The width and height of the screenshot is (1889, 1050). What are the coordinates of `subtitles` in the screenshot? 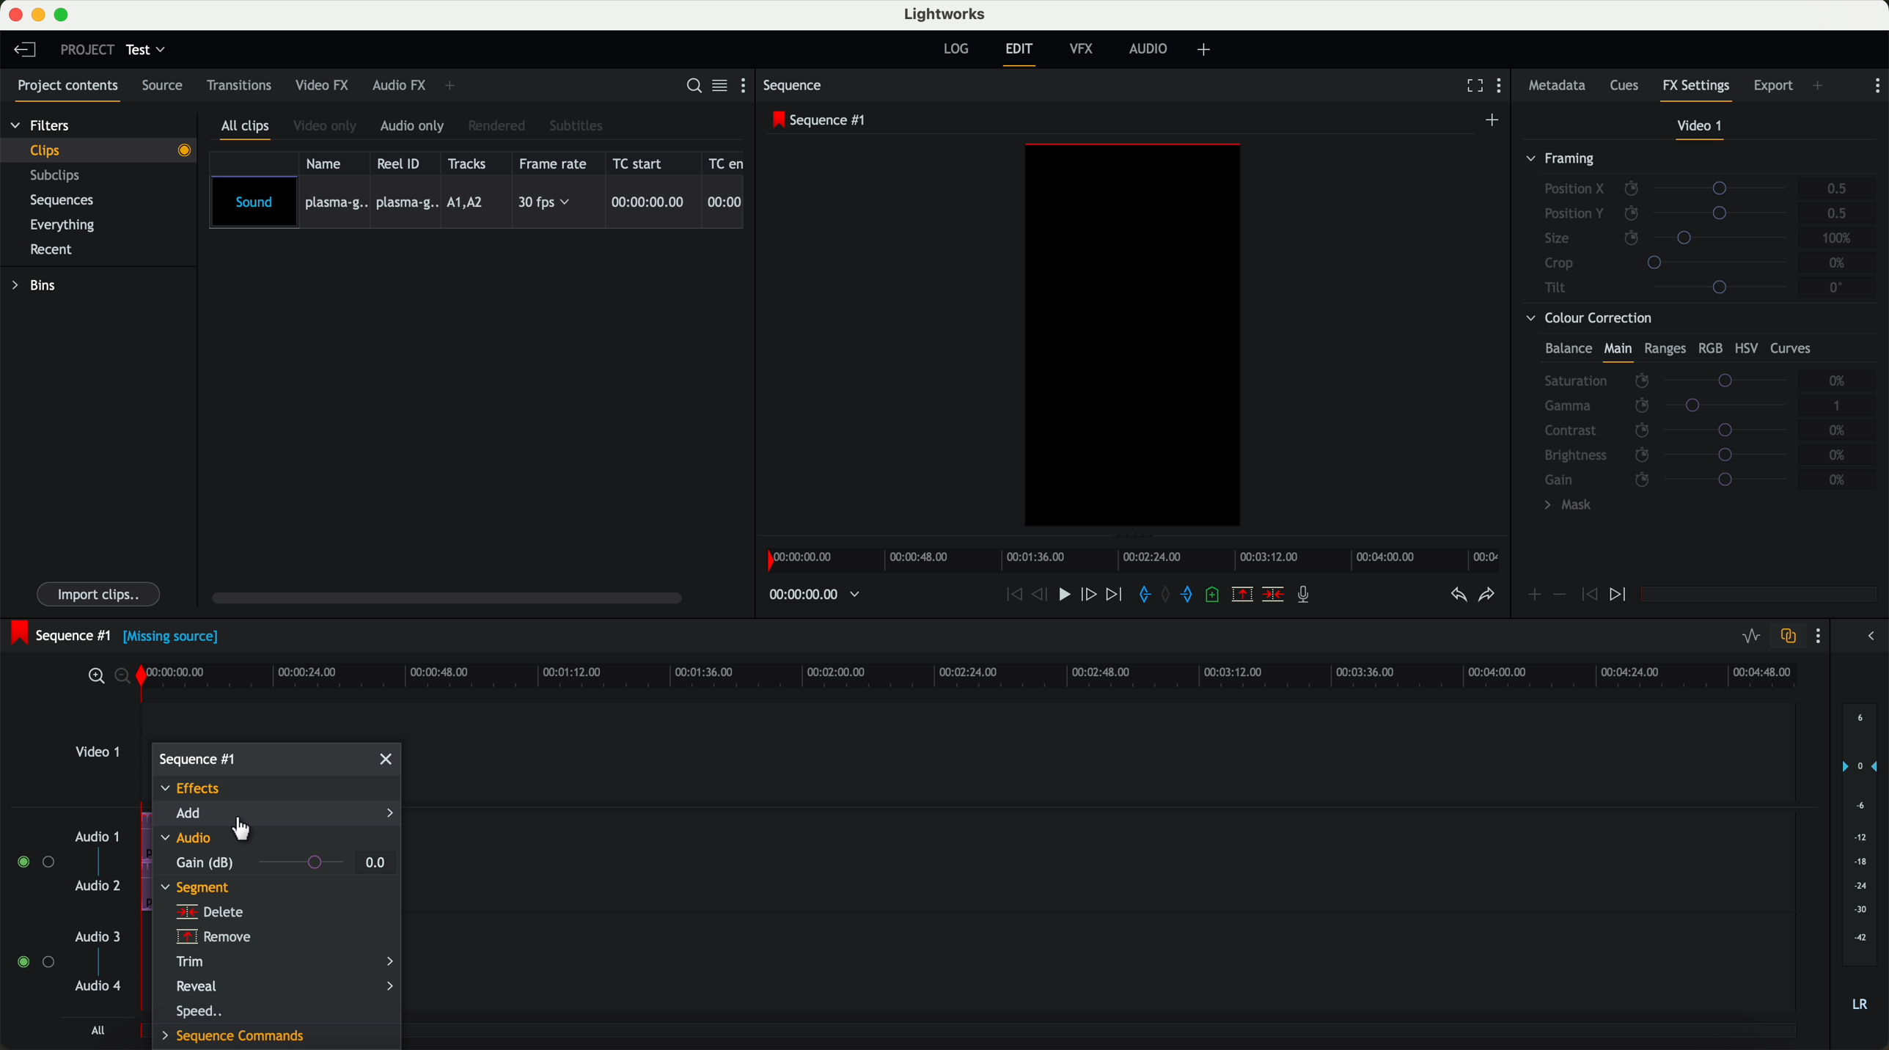 It's located at (578, 125).